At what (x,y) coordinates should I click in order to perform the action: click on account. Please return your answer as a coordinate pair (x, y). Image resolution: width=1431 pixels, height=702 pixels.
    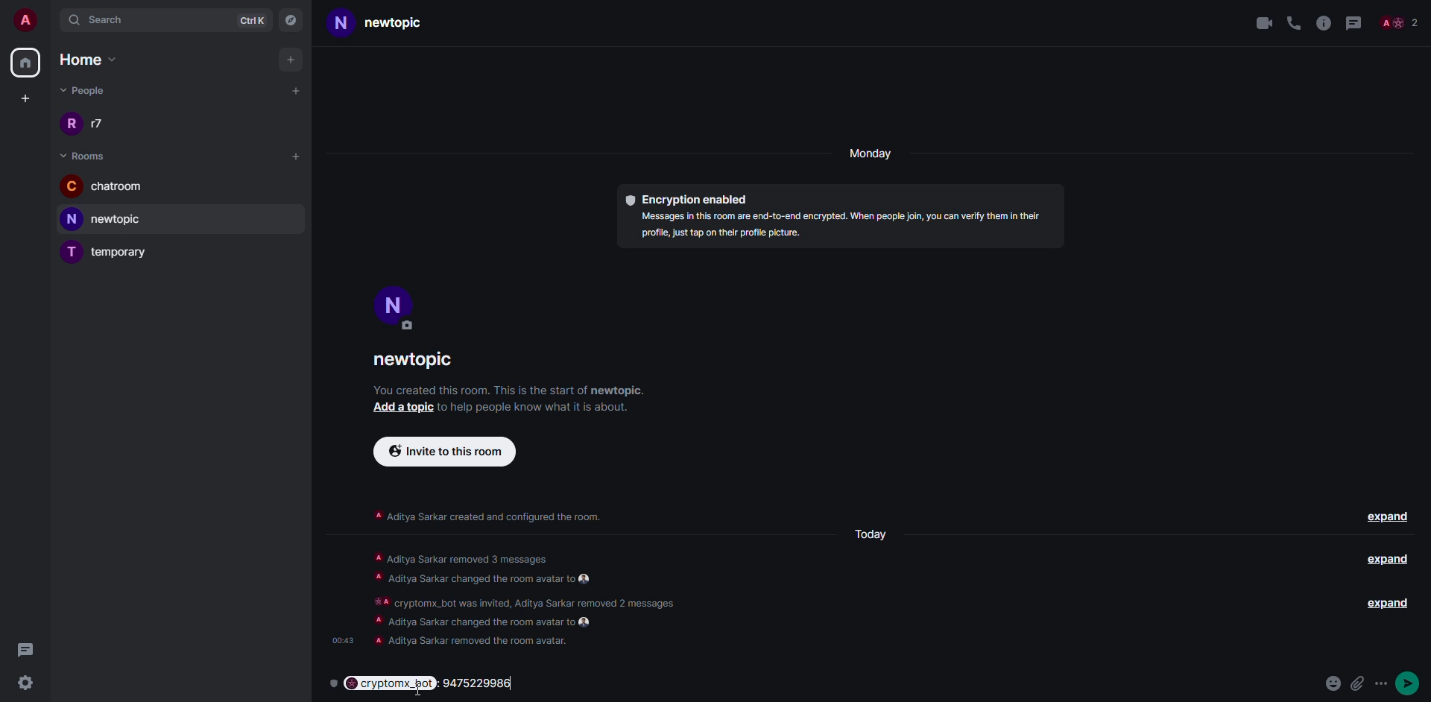
    Looking at the image, I should click on (27, 18).